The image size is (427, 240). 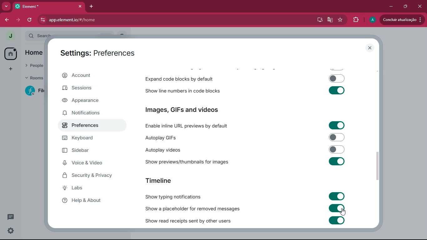 I want to click on close, so click(x=369, y=47).